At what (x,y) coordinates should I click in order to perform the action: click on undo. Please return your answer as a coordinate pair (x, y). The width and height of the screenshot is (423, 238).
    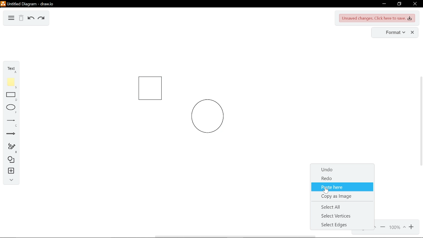
    Looking at the image, I should click on (343, 170).